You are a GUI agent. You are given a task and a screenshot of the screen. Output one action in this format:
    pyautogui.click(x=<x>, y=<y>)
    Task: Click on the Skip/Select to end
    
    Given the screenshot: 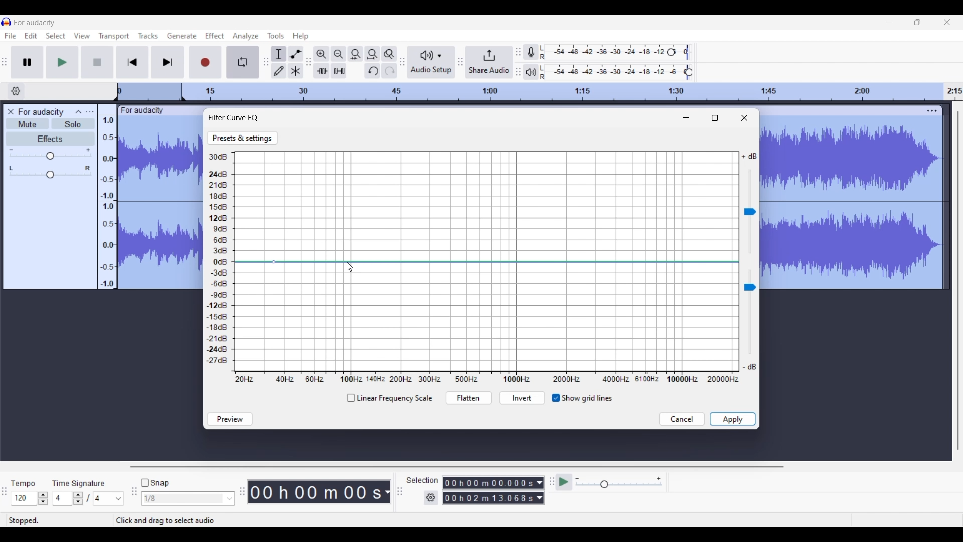 What is the action you would take?
    pyautogui.click(x=168, y=62)
    